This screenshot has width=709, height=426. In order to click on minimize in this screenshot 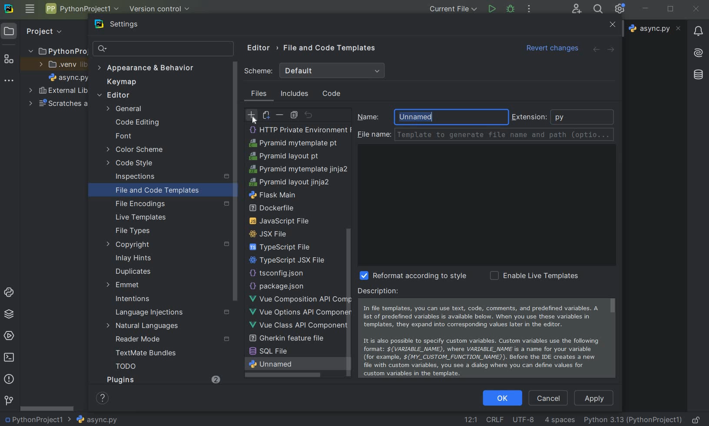, I will do `click(645, 9)`.